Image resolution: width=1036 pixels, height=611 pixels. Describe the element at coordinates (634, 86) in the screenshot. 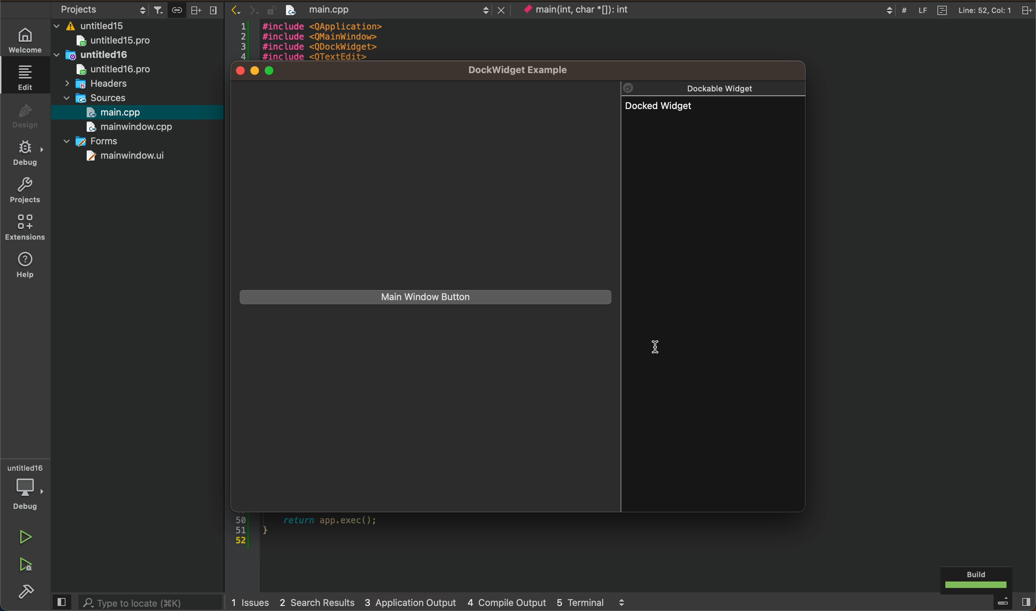

I see `toggle between dock and floating` at that location.